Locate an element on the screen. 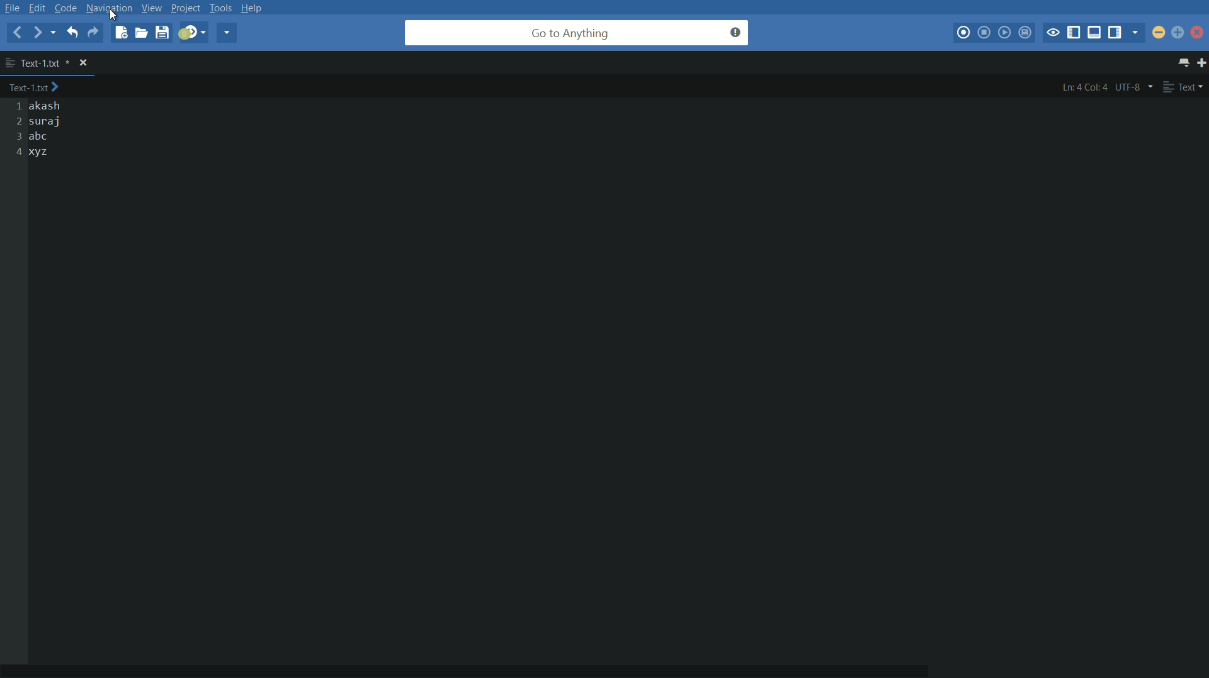 The image size is (1209, 678). cursor is located at coordinates (115, 16).